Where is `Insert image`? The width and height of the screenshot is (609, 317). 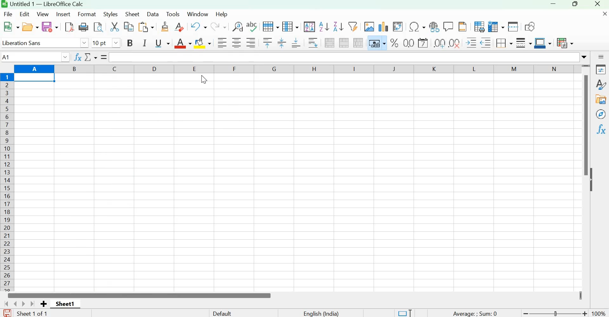 Insert image is located at coordinates (369, 26).